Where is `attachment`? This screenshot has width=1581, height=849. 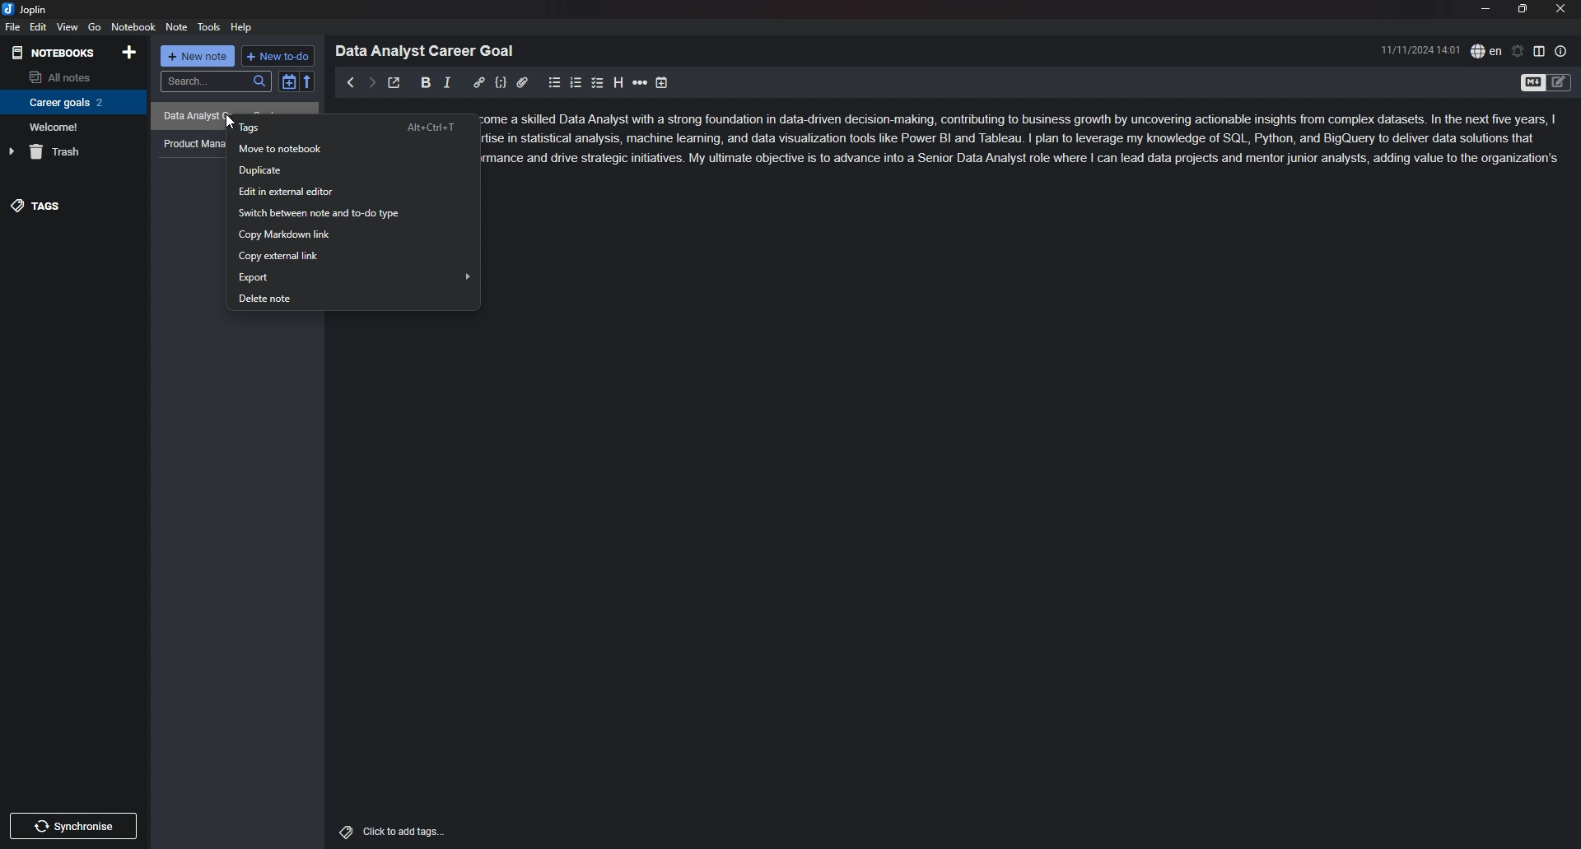 attachment is located at coordinates (522, 83).